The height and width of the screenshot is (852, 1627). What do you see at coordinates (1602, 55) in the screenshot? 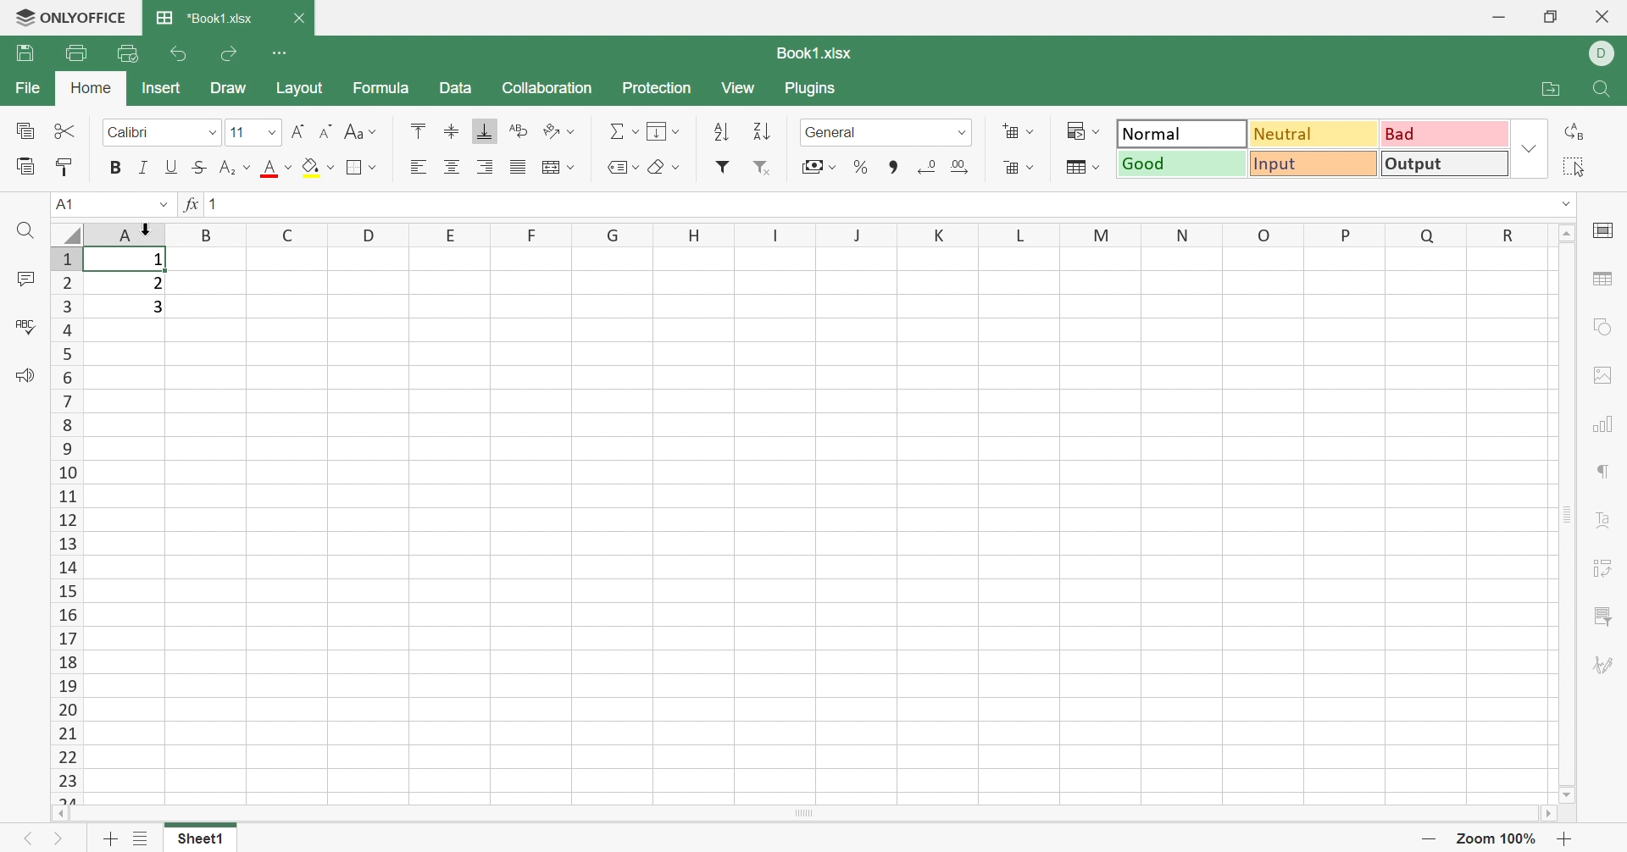
I see `DELL` at bounding box center [1602, 55].